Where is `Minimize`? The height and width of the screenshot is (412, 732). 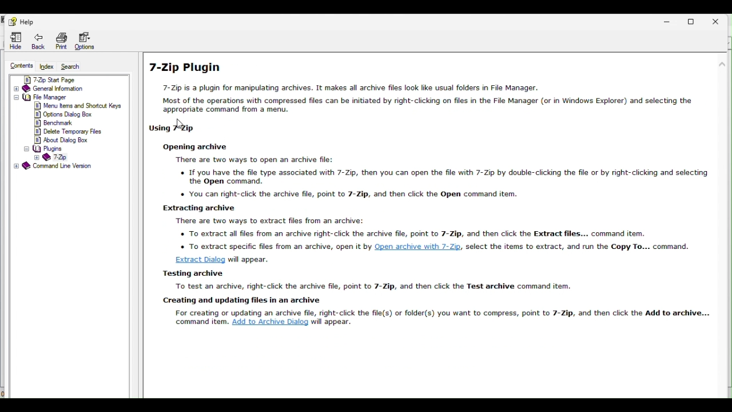
Minimize is located at coordinates (668, 19).